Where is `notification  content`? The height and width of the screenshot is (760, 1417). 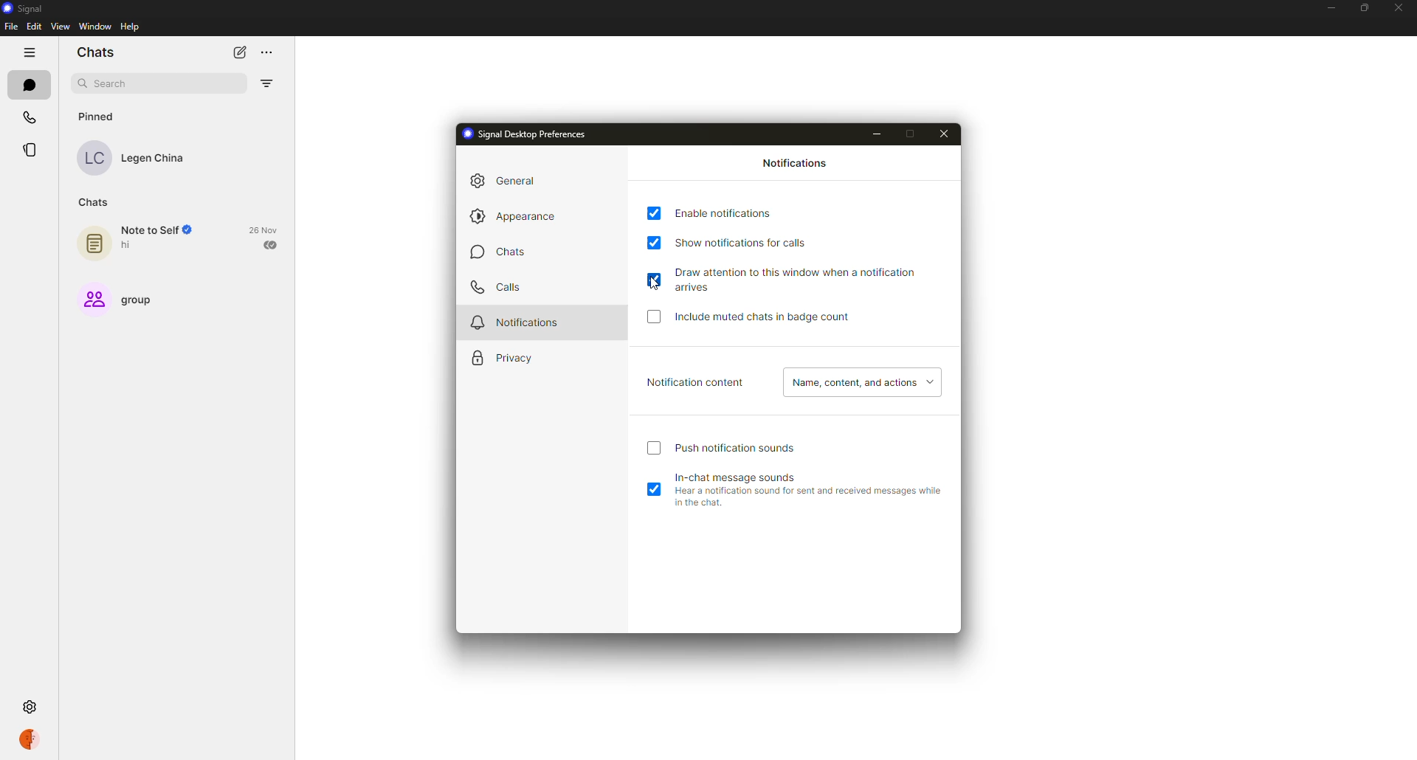
notification  content is located at coordinates (696, 383).